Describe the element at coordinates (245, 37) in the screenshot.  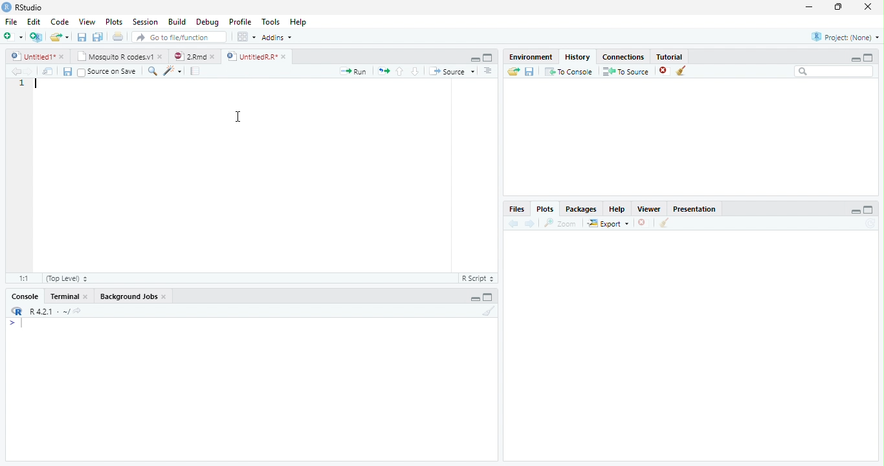
I see `wrokspace pan` at that location.